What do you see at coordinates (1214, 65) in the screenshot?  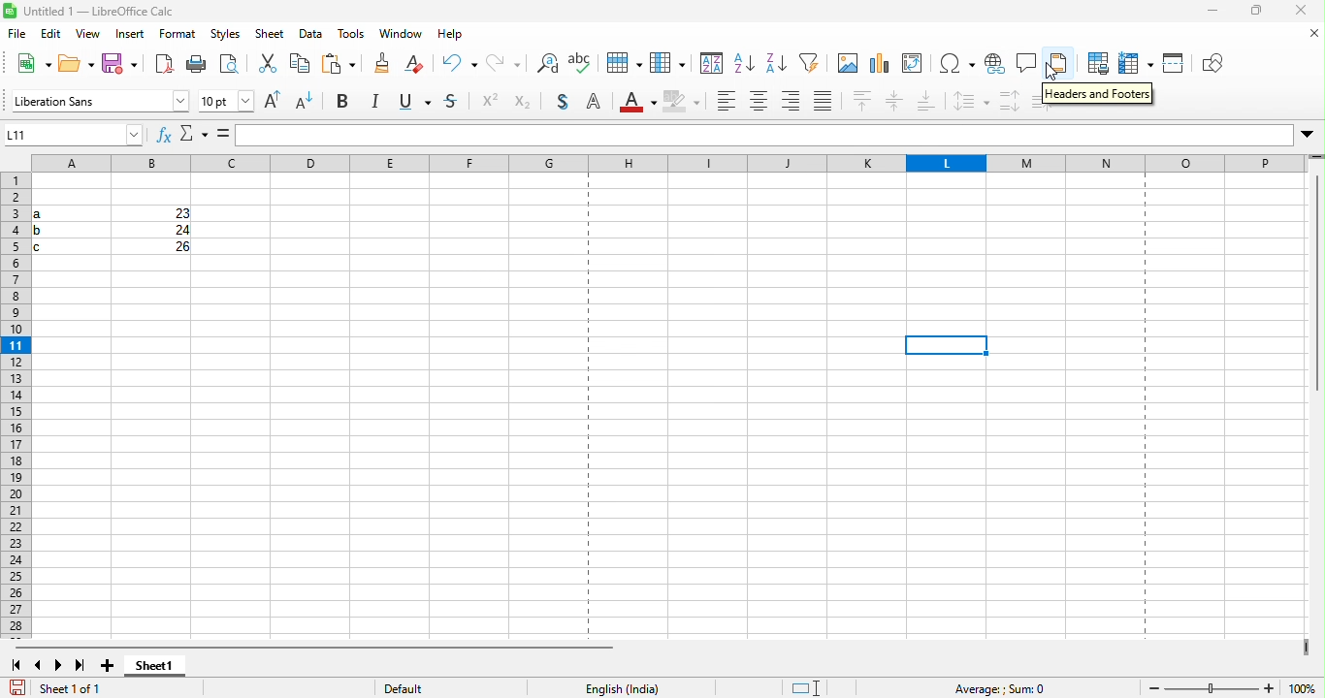 I see `show draw function` at bounding box center [1214, 65].